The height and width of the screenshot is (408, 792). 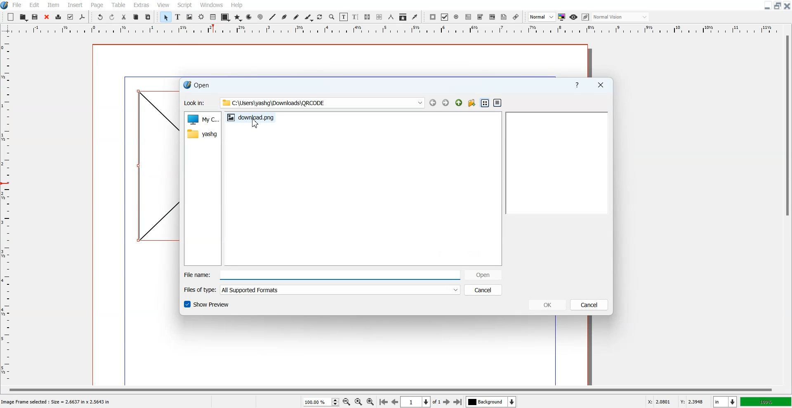 I want to click on Select the visual appearance, so click(x=621, y=17).